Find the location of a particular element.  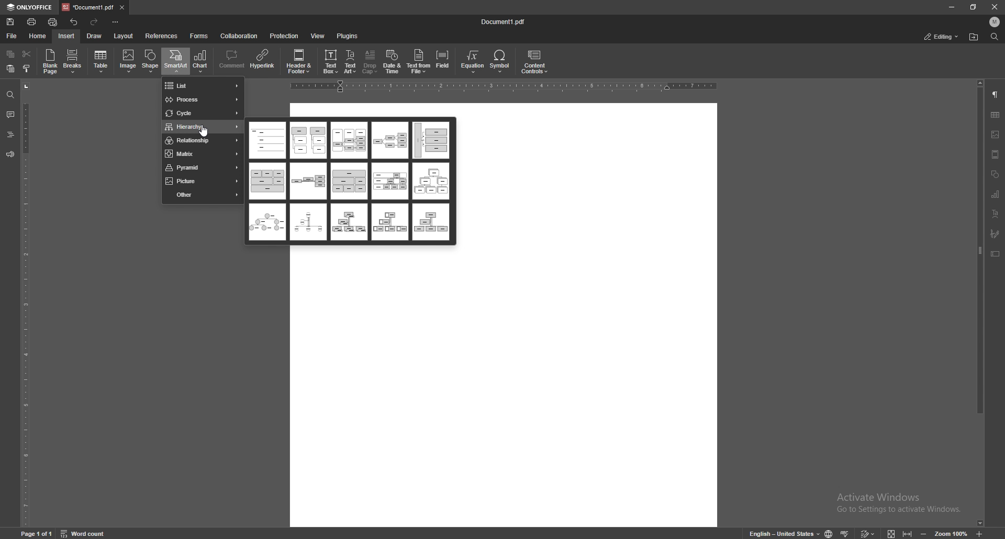

options is located at coordinates (117, 21).